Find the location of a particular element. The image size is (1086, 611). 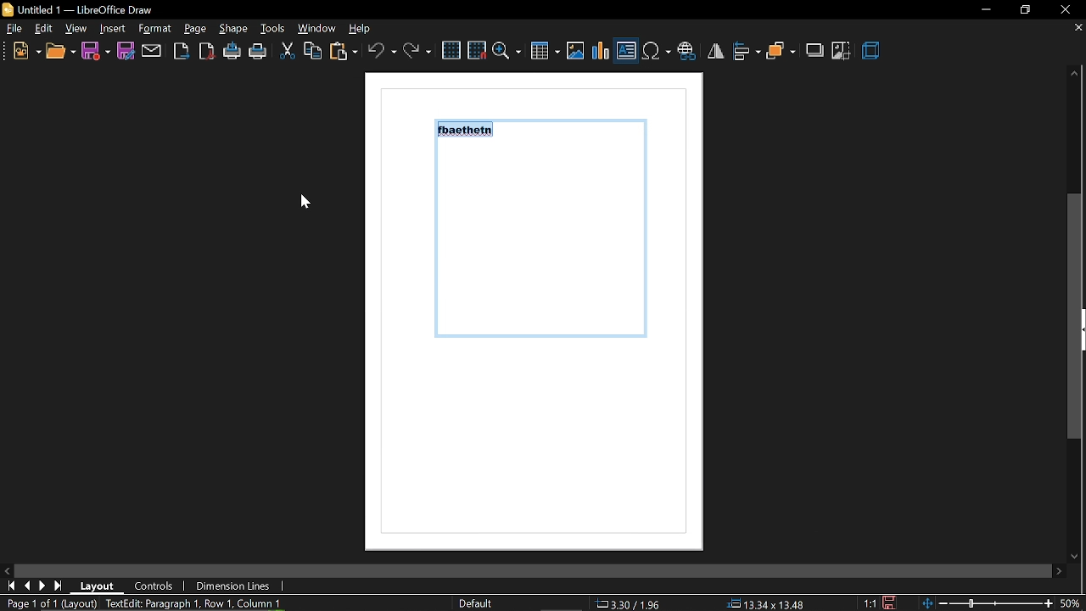

window is located at coordinates (318, 28).